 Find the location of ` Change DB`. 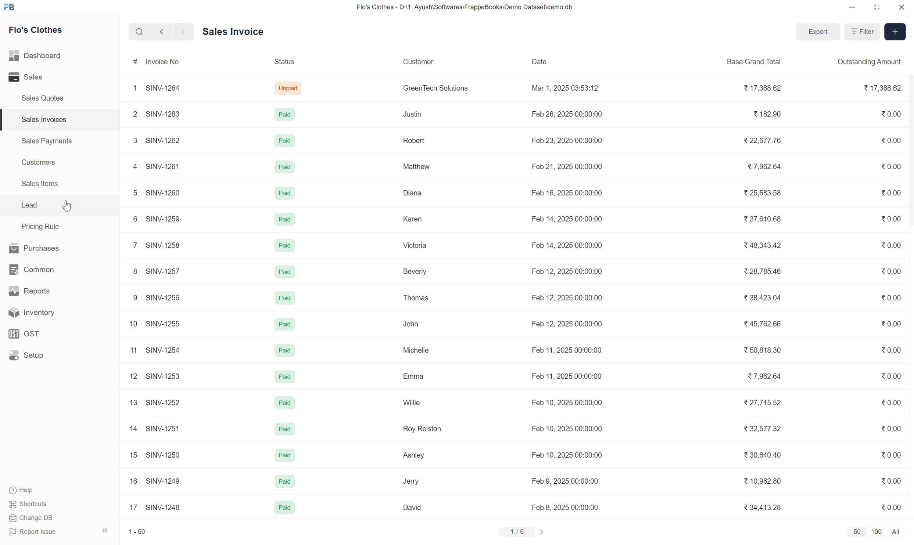

 Change DB is located at coordinates (30, 519).